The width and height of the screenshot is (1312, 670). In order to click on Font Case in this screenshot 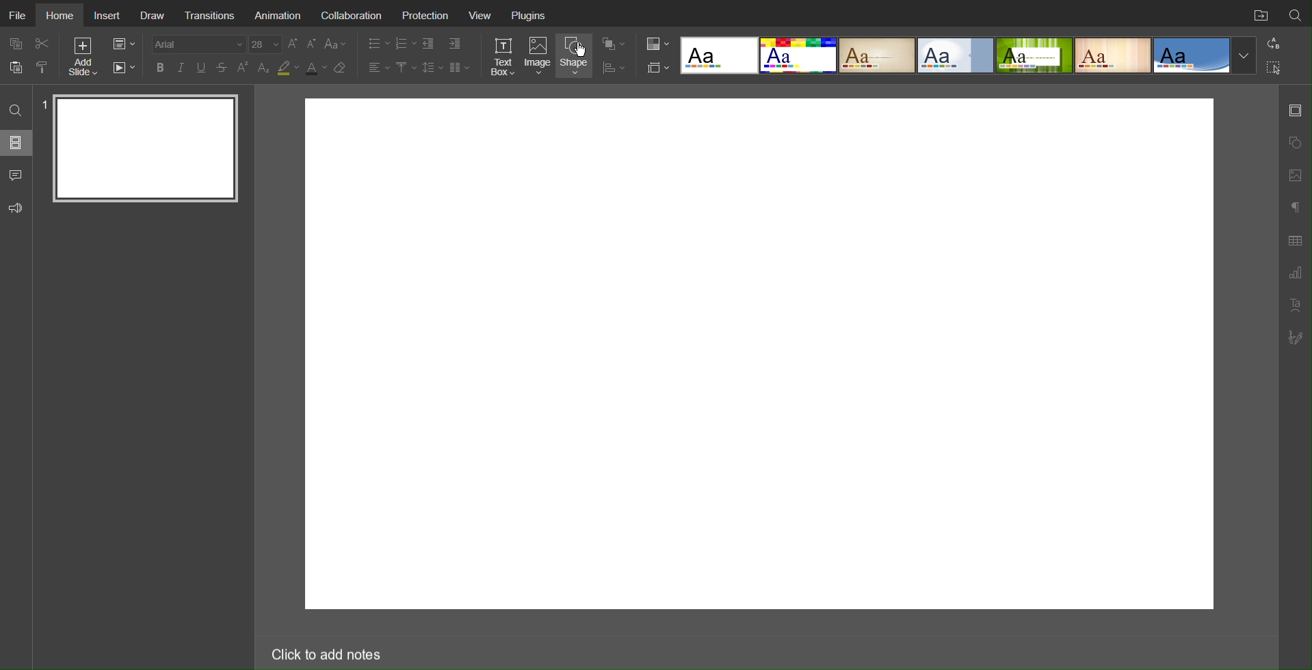, I will do `click(337, 44)`.